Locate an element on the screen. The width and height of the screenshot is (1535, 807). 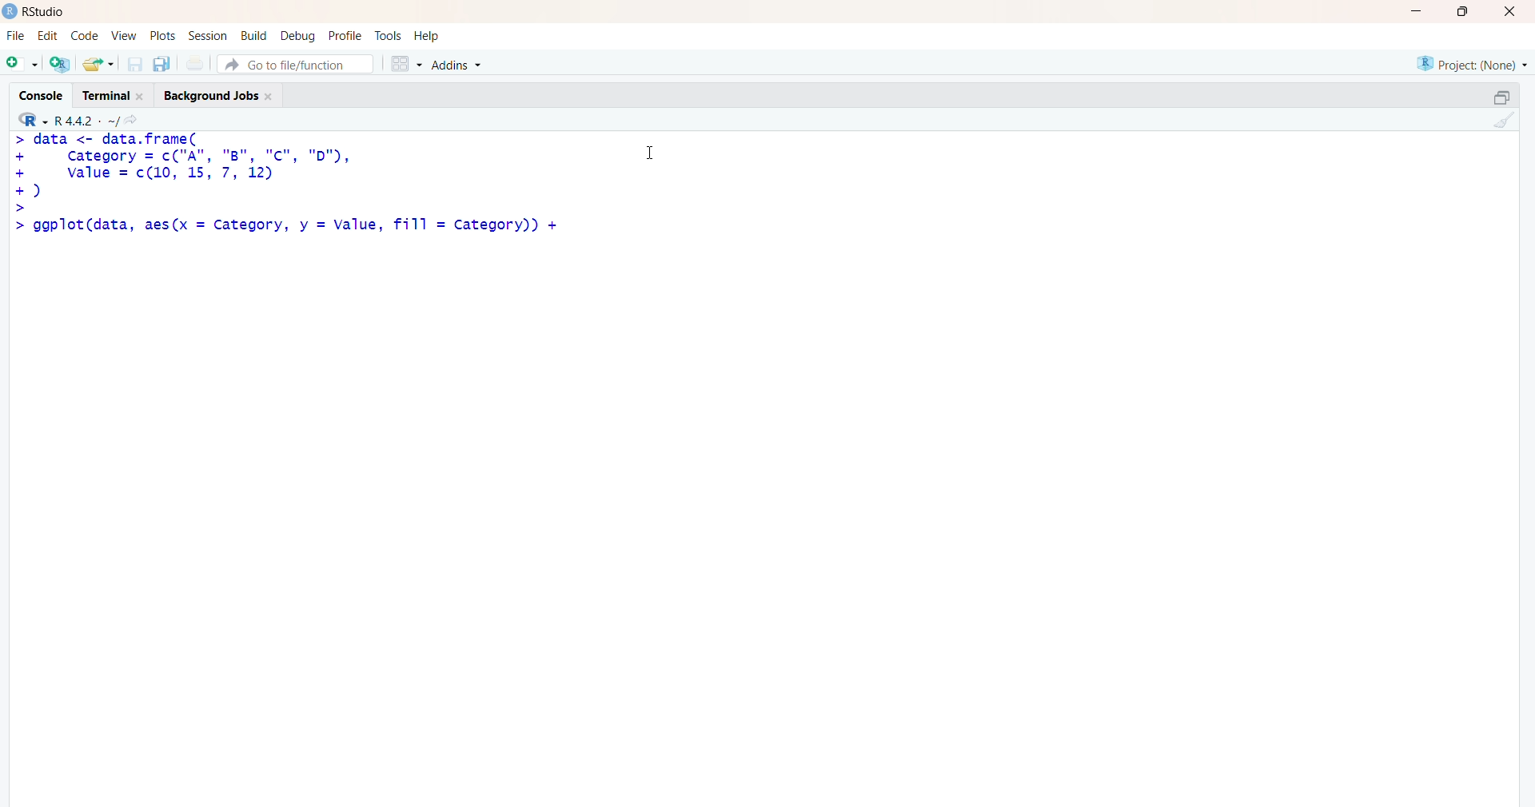
File is located at coordinates (16, 36).